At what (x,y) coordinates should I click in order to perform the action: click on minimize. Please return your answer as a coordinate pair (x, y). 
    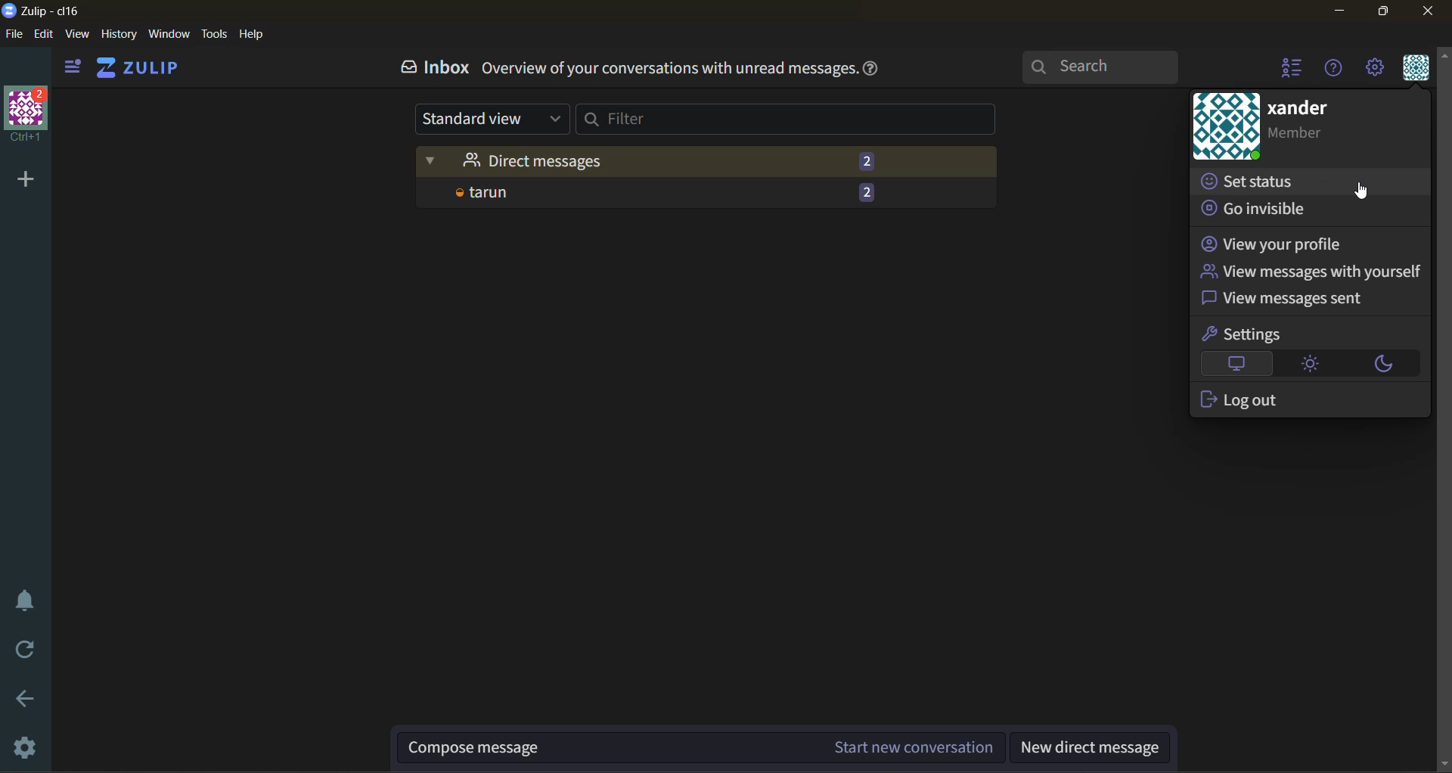
    Looking at the image, I should click on (1342, 12).